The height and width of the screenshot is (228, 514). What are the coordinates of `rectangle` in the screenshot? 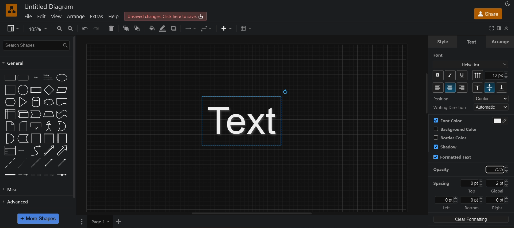 It's located at (10, 77).